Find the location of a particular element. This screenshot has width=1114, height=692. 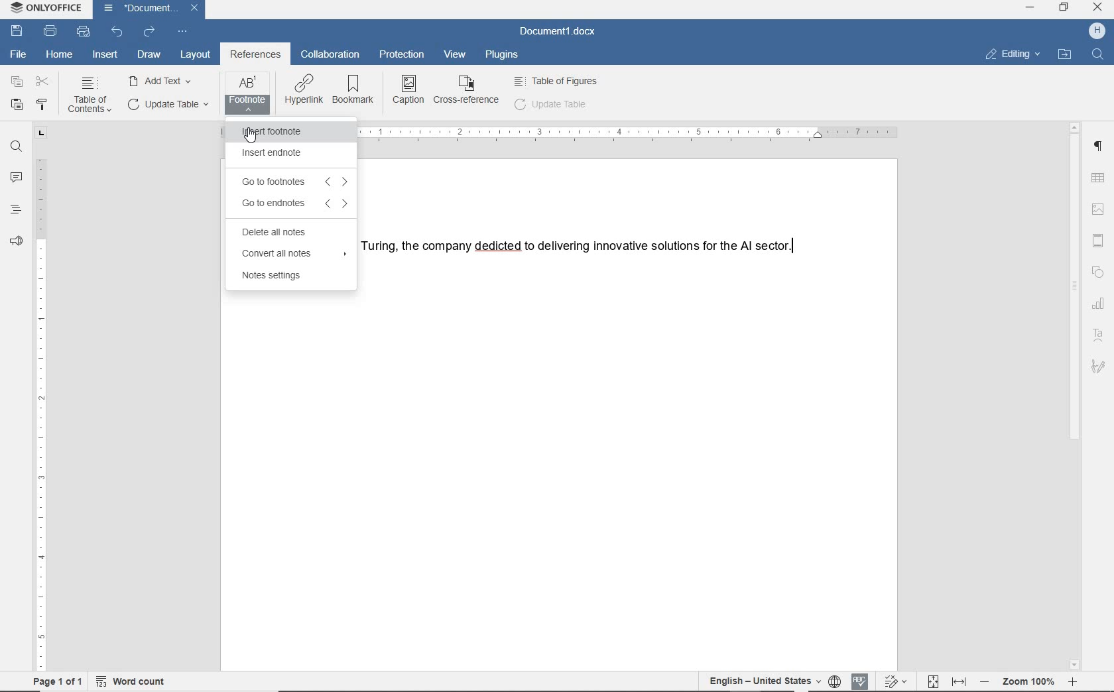

find is located at coordinates (1100, 54).